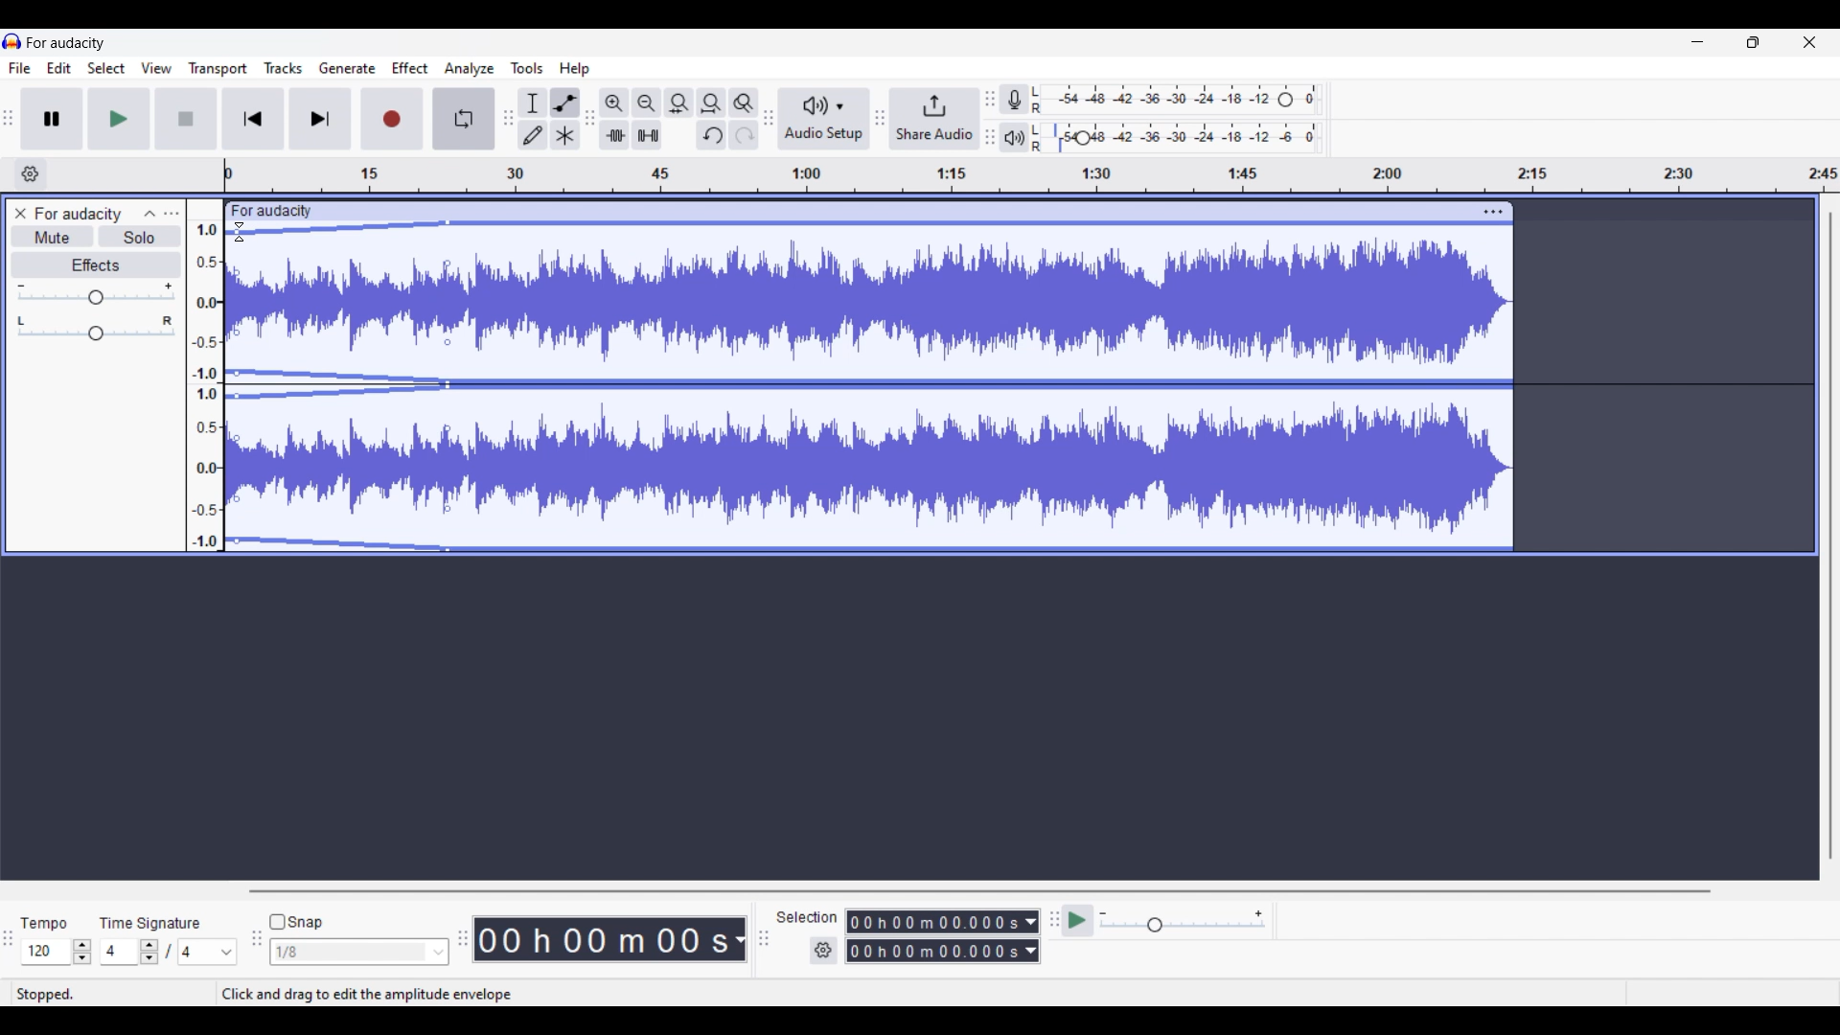  I want to click on Help, so click(574, 69).